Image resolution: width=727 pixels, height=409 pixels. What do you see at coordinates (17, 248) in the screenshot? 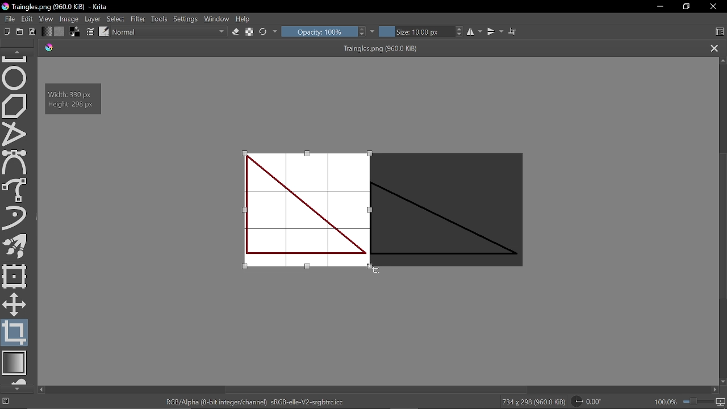
I see `Multibrush tool` at bounding box center [17, 248].